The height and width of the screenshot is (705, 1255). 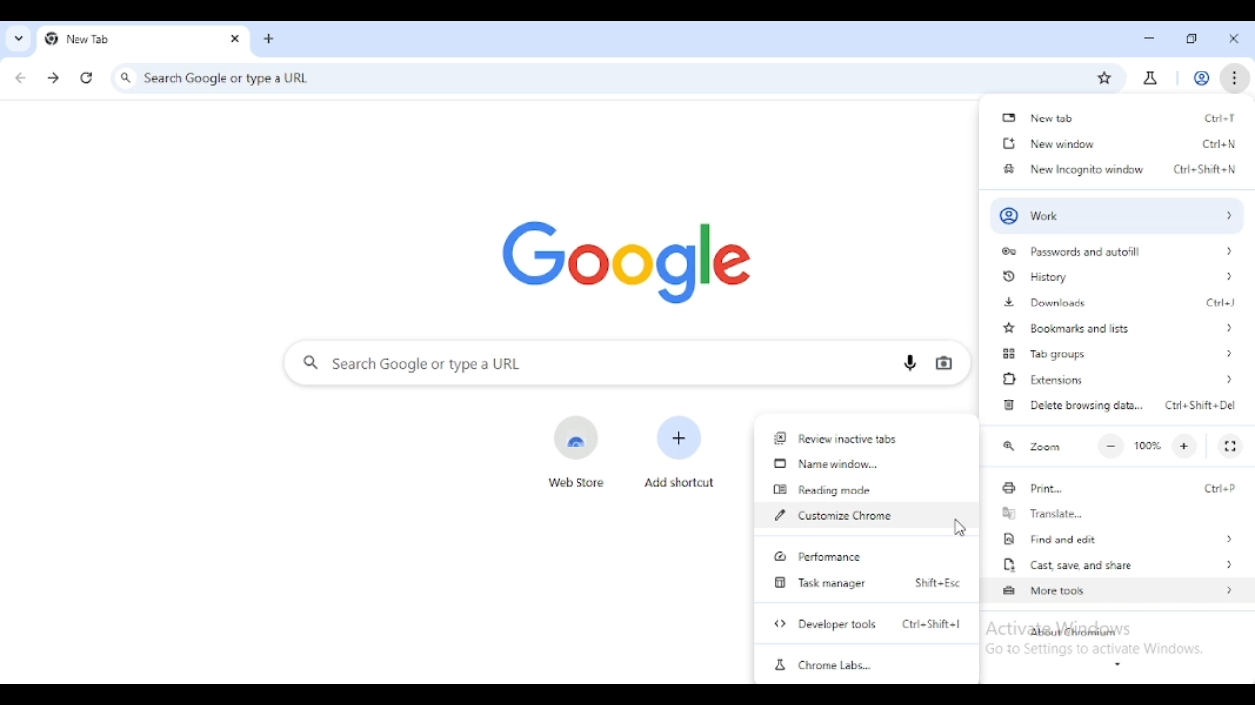 I want to click on tab groups, so click(x=1117, y=354).